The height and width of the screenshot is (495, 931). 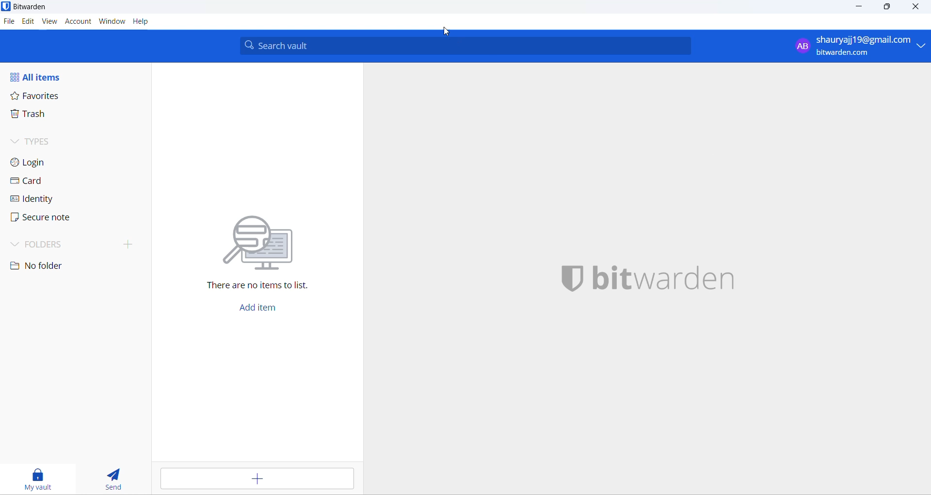 What do you see at coordinates (42, 97) in the screenshot?
I see `favorites` at bounding box center [42, 97].